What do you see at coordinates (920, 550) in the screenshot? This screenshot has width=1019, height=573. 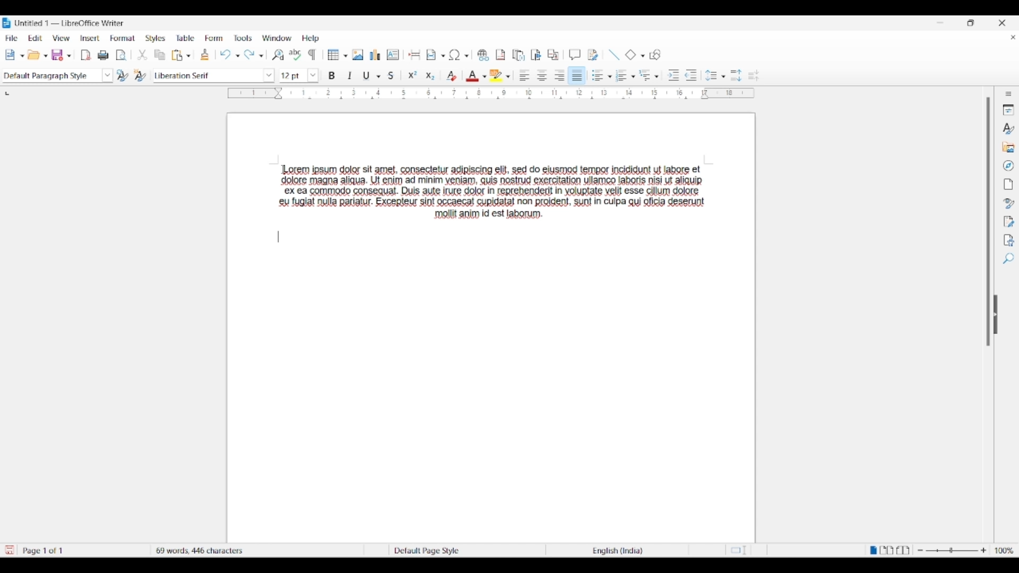 I see `Zoom out` at bounding box center [920, 550].